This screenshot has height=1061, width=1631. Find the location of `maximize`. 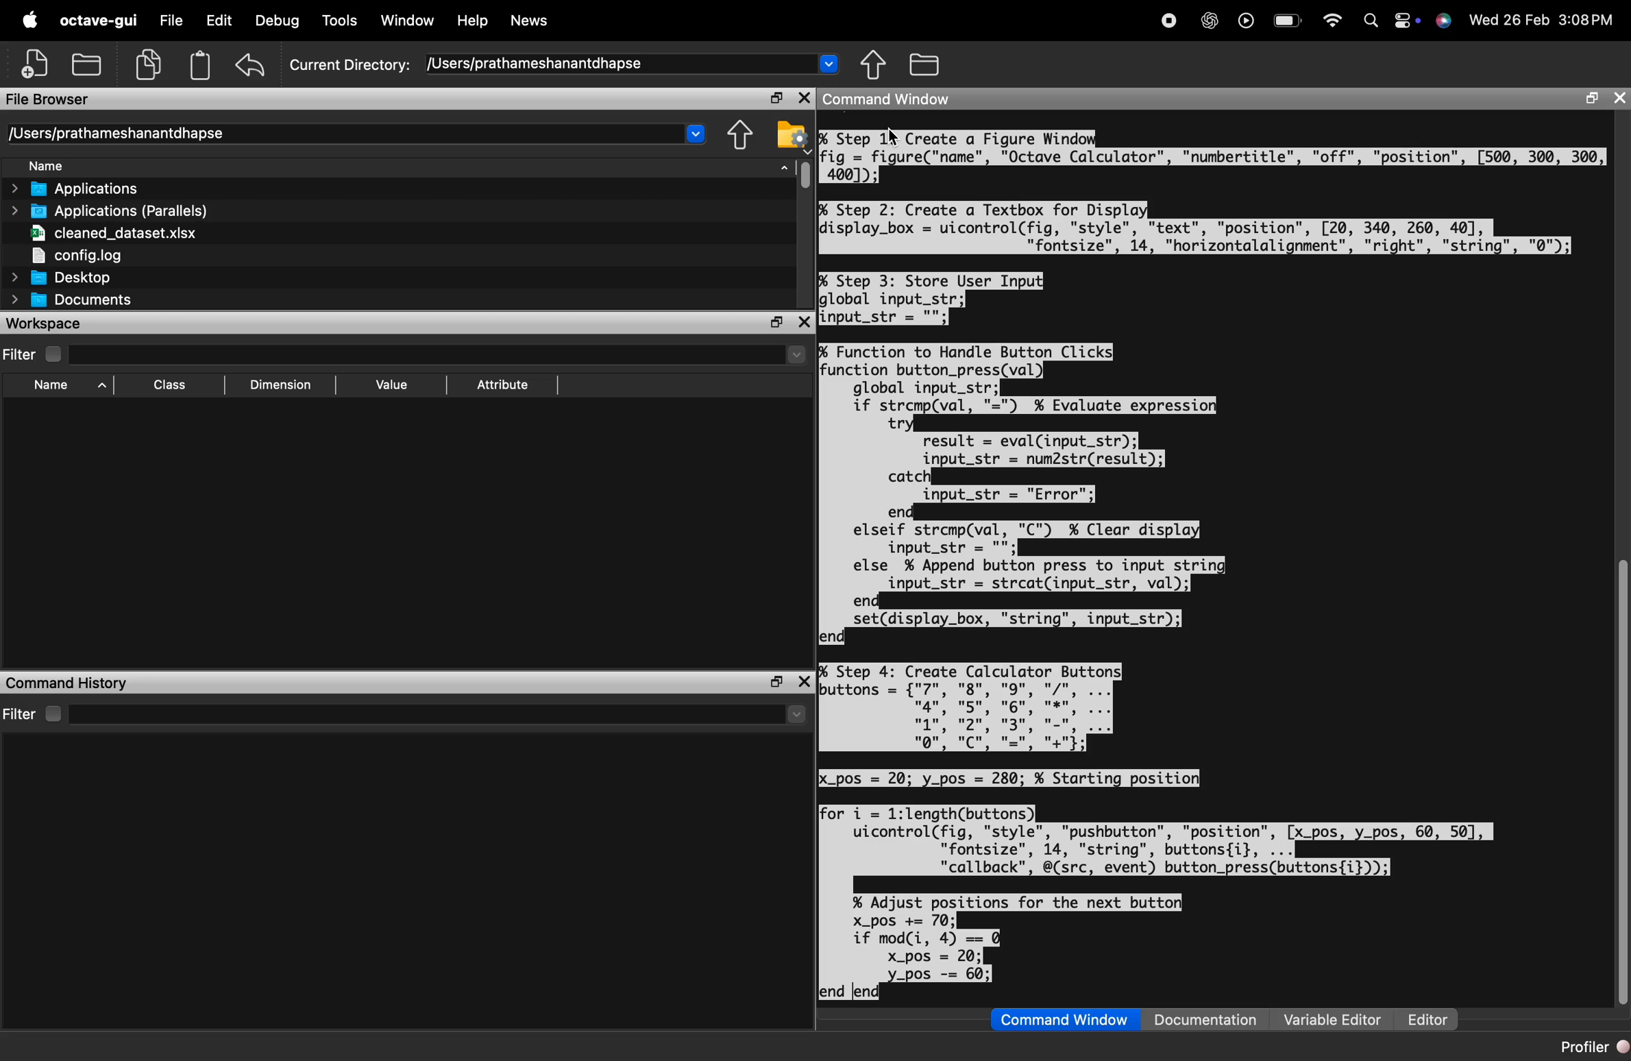

maximize is located at coordinates (1591, 99).